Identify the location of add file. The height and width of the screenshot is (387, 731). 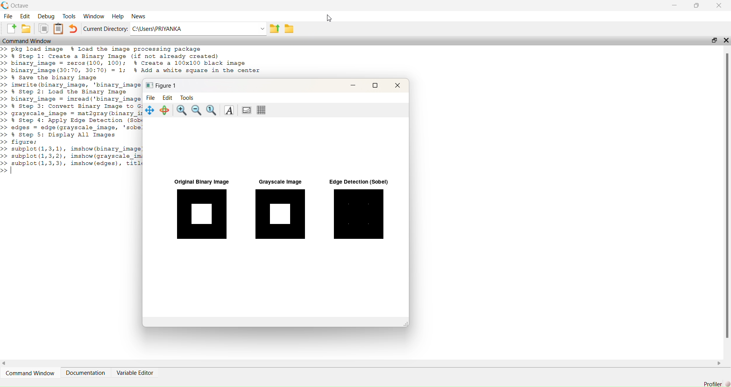
(11, 29).